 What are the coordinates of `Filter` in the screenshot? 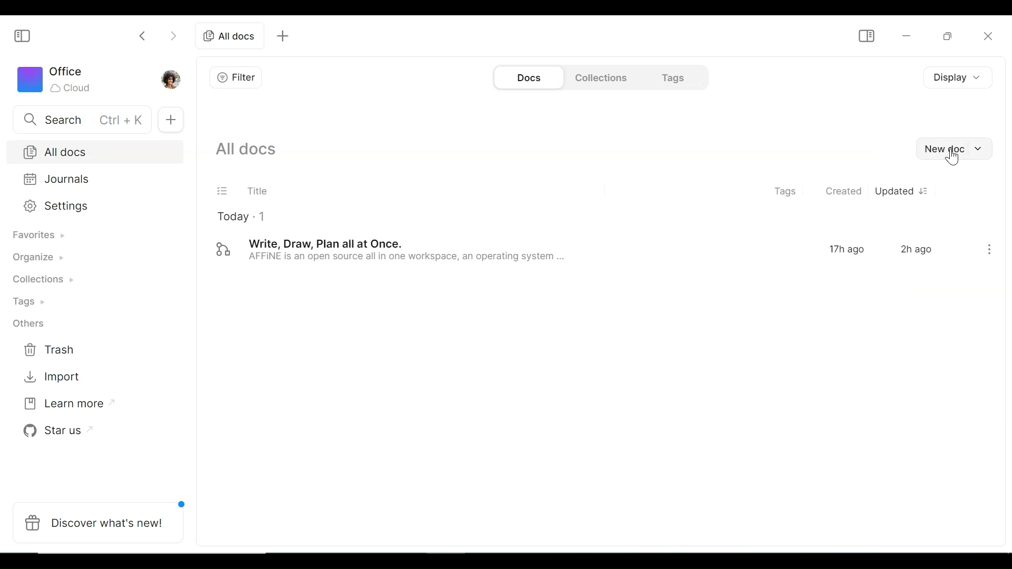 It's located at (239, 77).